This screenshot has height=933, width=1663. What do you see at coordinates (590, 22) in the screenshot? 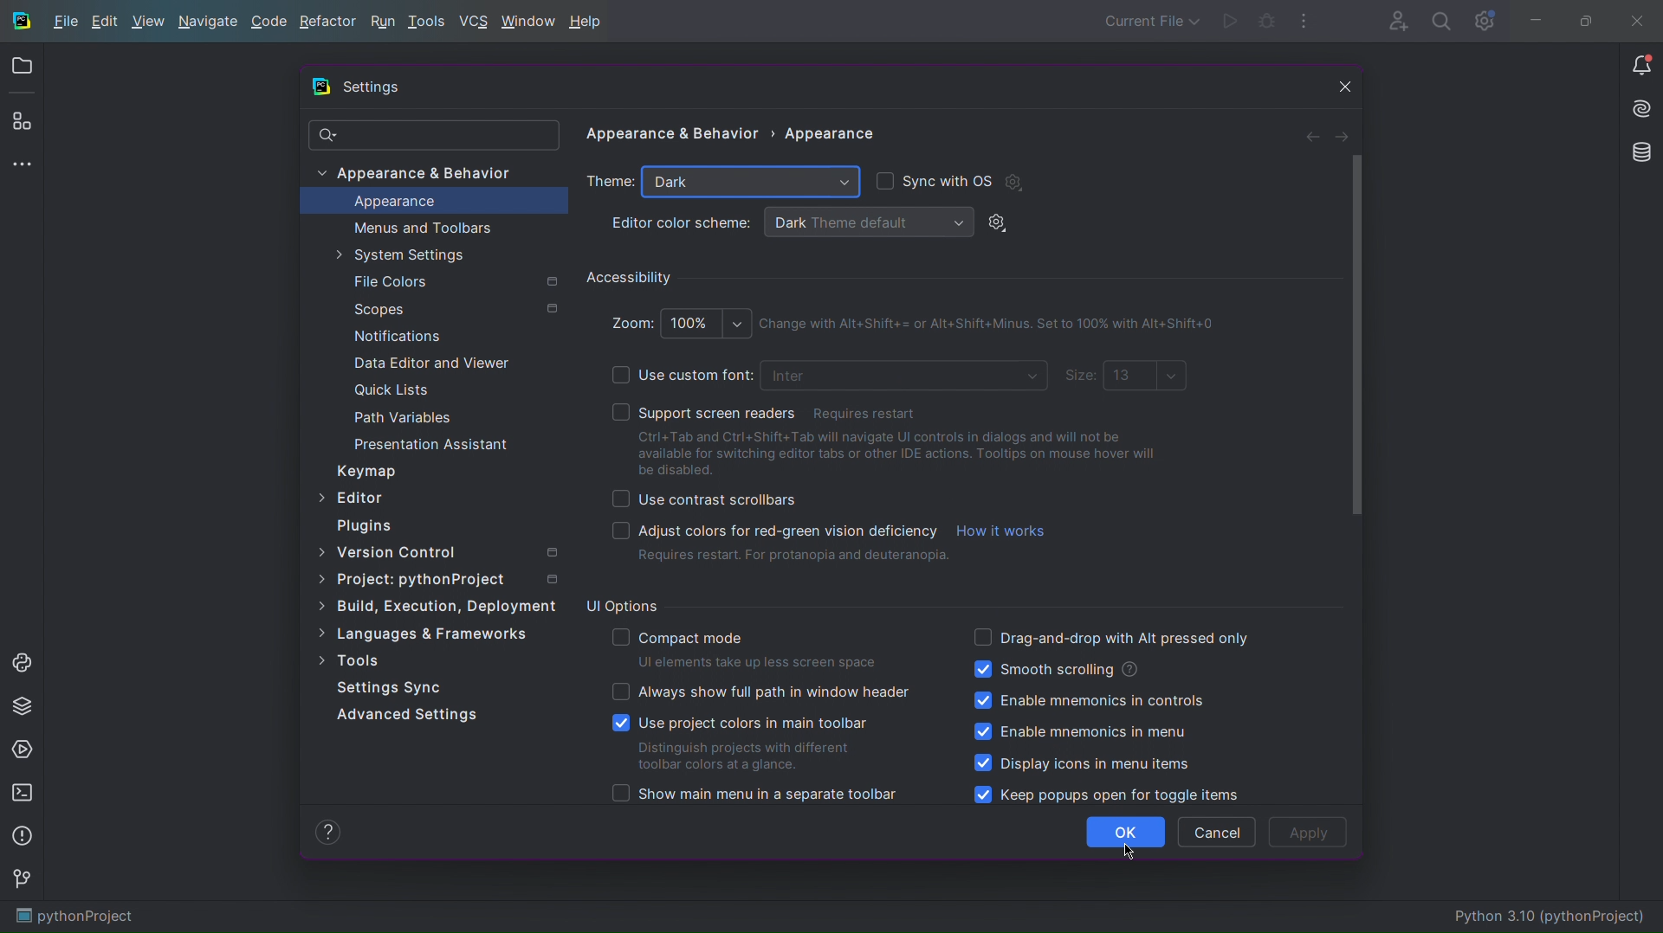
I see `Help` at bounding box center [590, 22].